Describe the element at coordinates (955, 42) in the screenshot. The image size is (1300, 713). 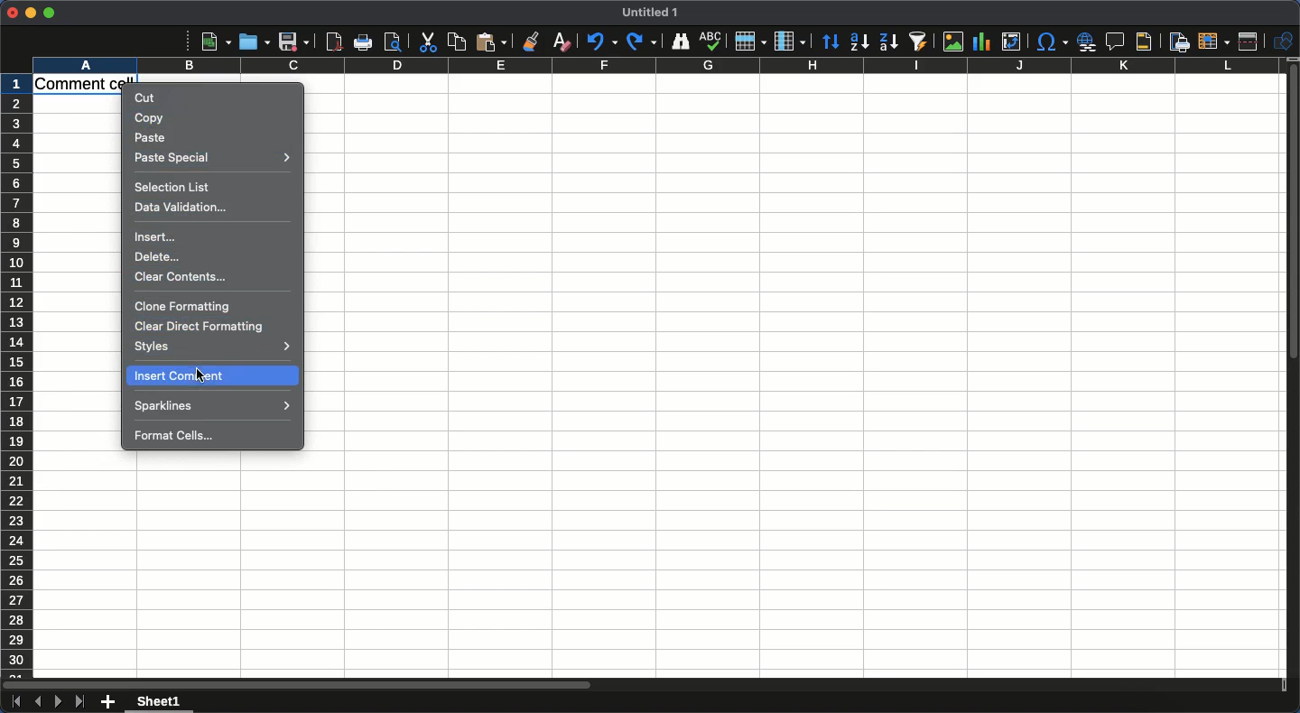
I see `Image` at that location.